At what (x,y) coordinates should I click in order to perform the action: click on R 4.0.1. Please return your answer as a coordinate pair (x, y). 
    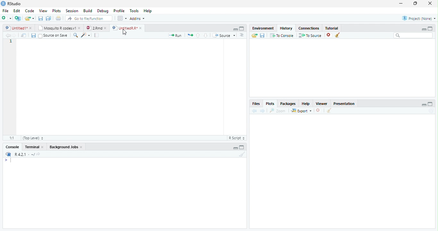
    Looking at the image, I should click on (25, 154).